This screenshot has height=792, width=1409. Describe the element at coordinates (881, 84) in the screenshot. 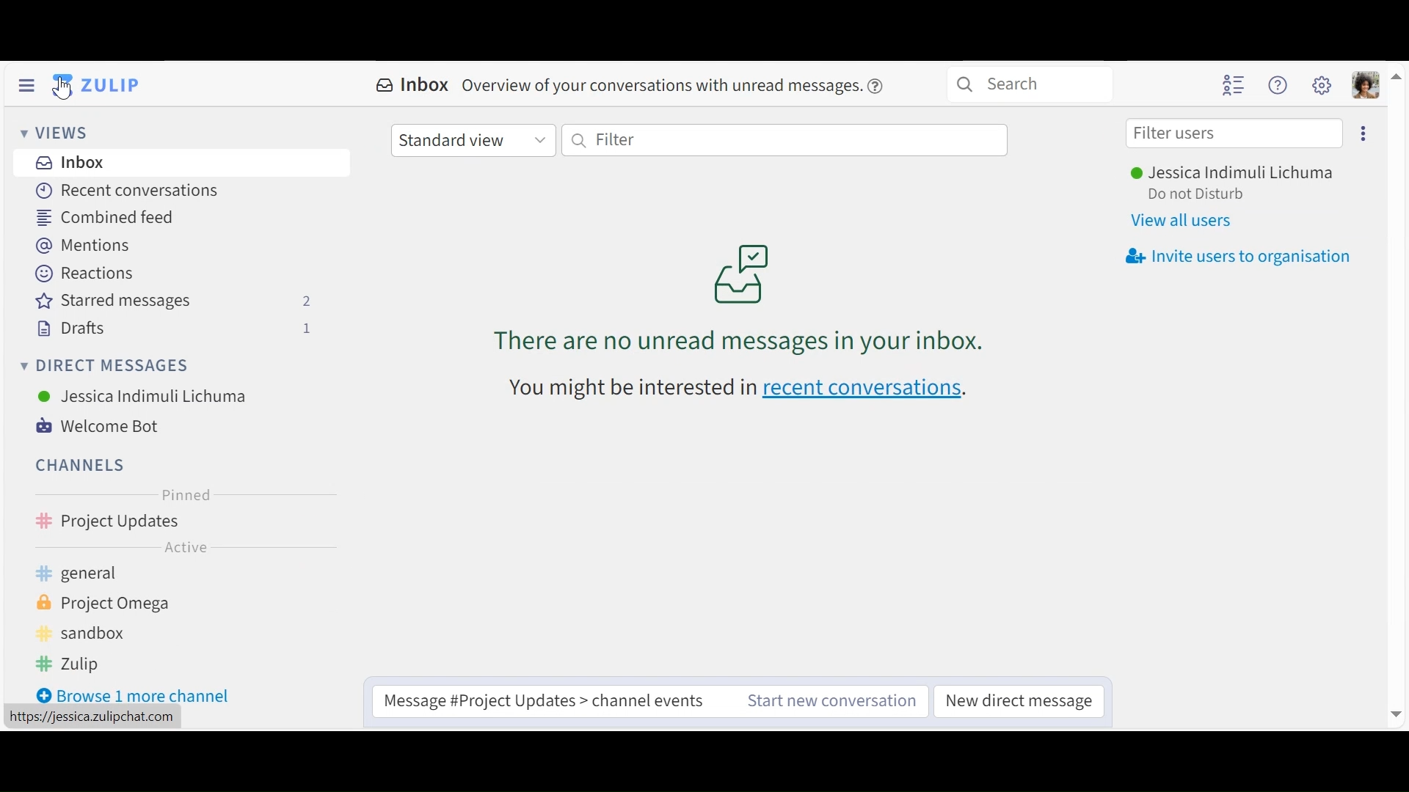

I see `help` at that location.